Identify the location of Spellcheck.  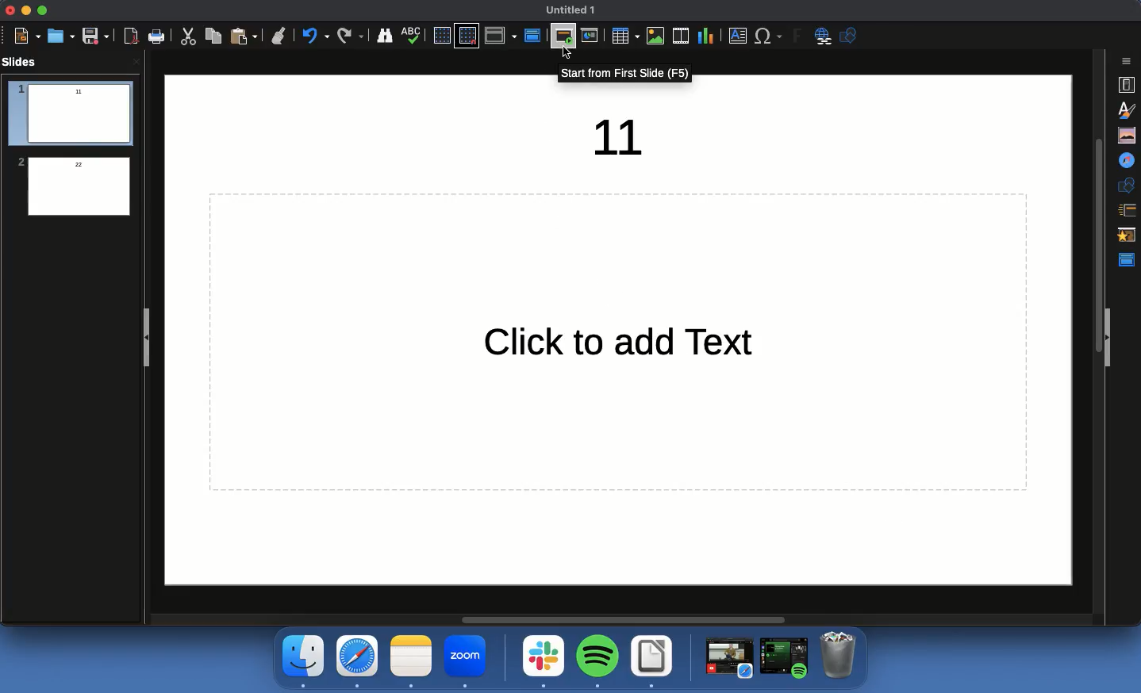
(410, 36).